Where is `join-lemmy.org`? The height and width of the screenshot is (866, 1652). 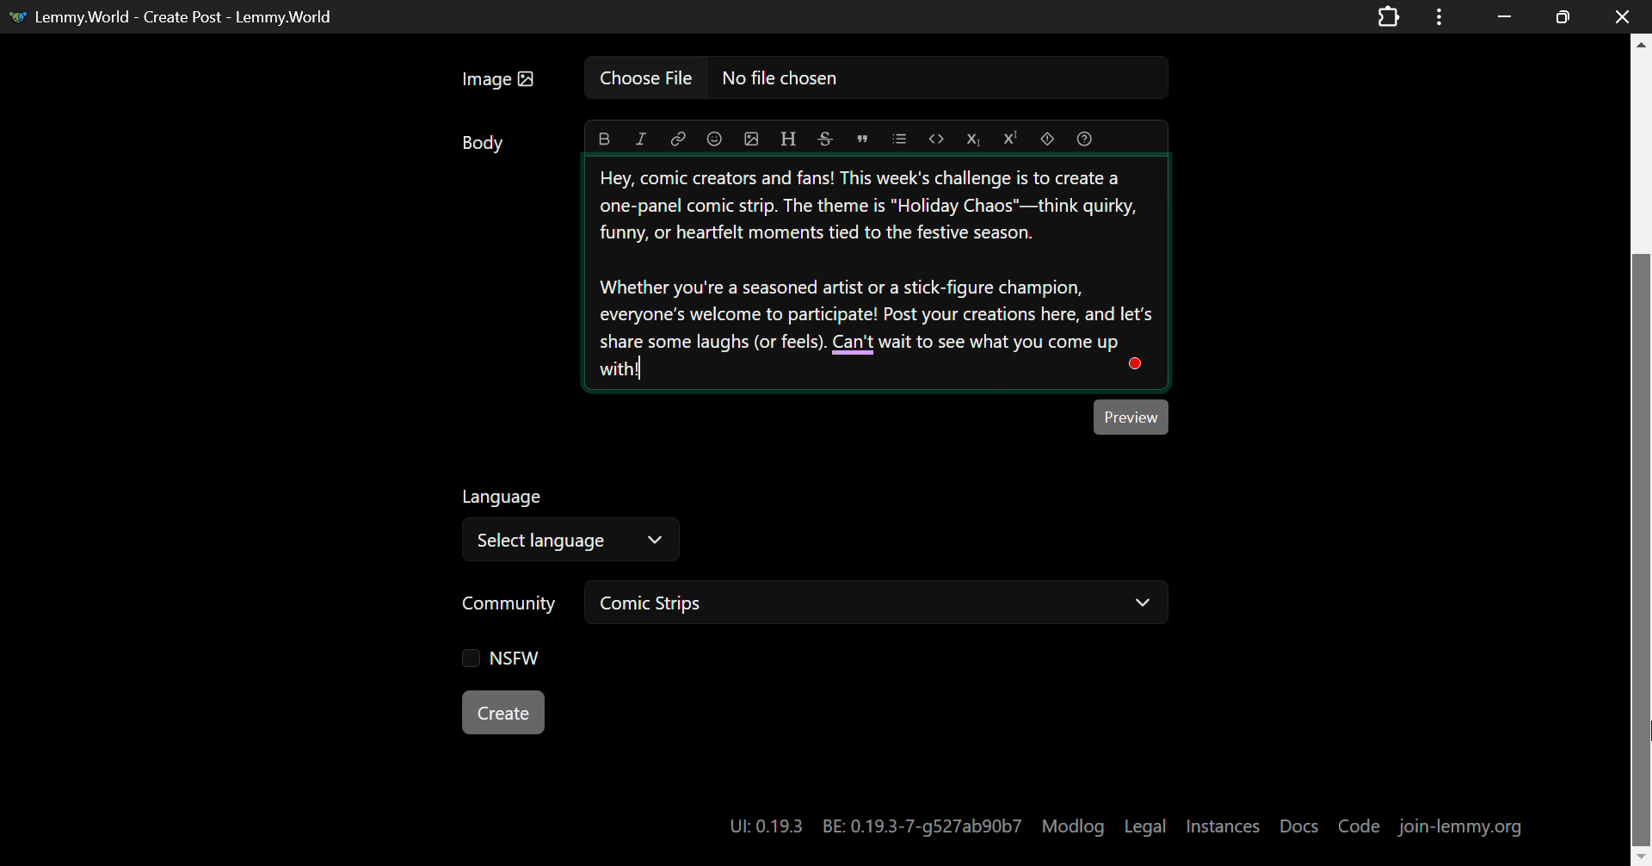 join-lemmy.org is located at coordinates (1463, 826).